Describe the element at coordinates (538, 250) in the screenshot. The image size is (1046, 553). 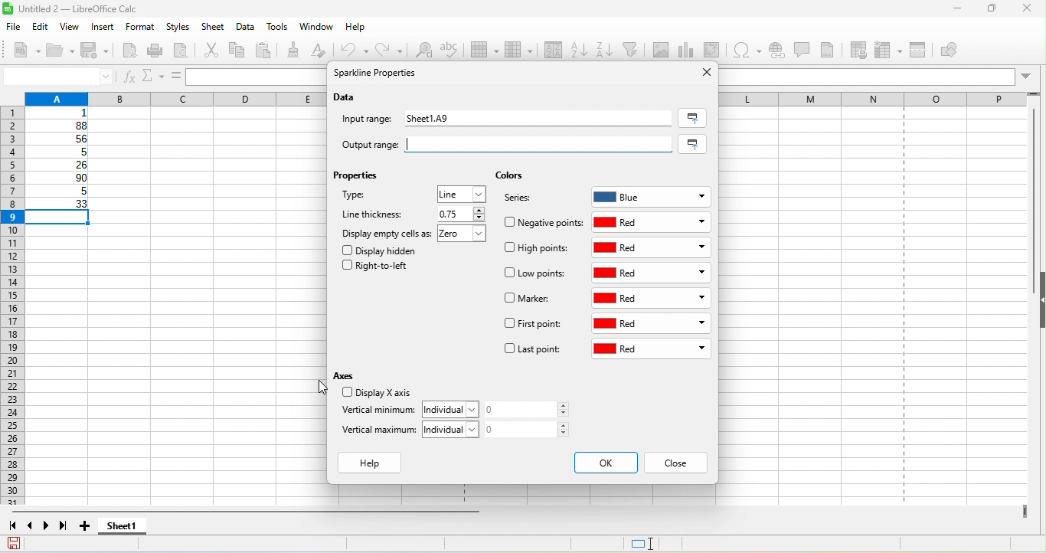
I see `high points` at that location.